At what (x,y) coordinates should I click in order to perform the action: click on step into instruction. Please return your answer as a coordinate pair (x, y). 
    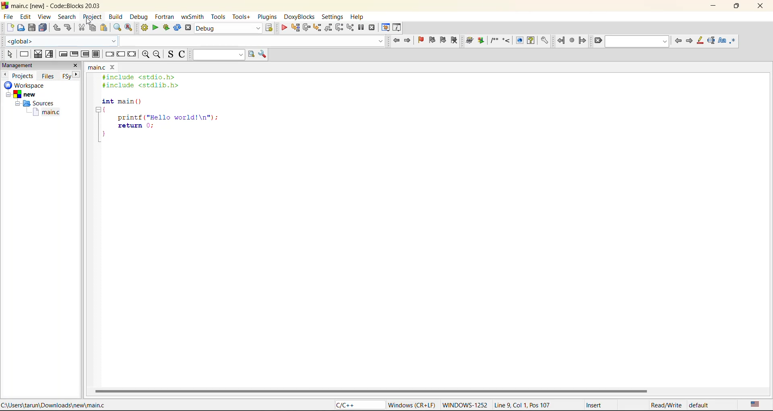
    Looking at the image, I should click on (351, 28).